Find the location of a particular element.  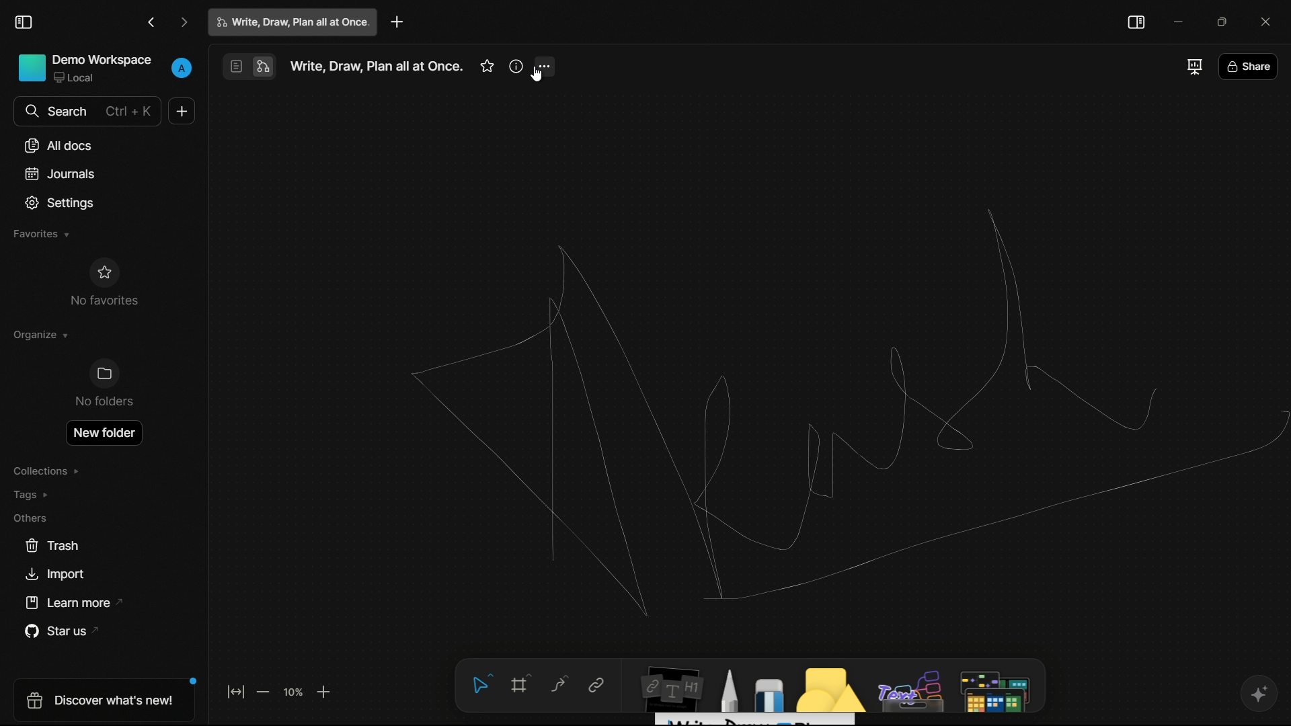

full screen is located at coordinates (1192, 68).